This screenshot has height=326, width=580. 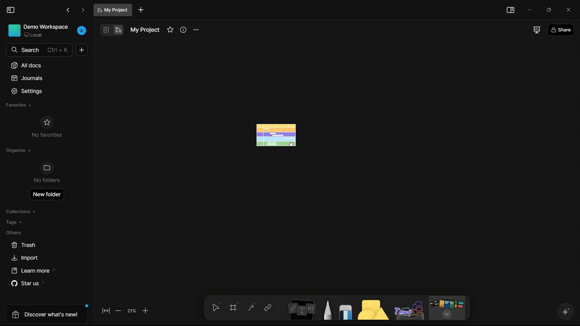 What do you see at coordinates (18, 105) in the screenshot?
I see `favorites` at bounding box center [18, 105].